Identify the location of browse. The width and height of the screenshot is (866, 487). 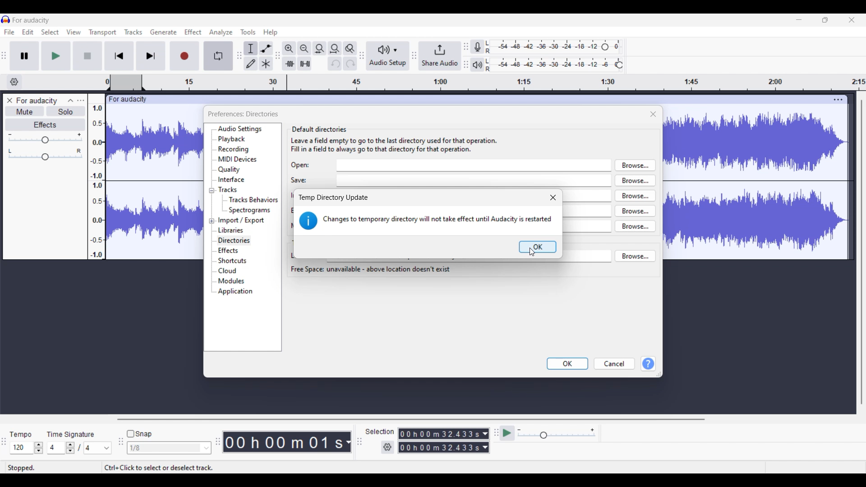
(636, 211).